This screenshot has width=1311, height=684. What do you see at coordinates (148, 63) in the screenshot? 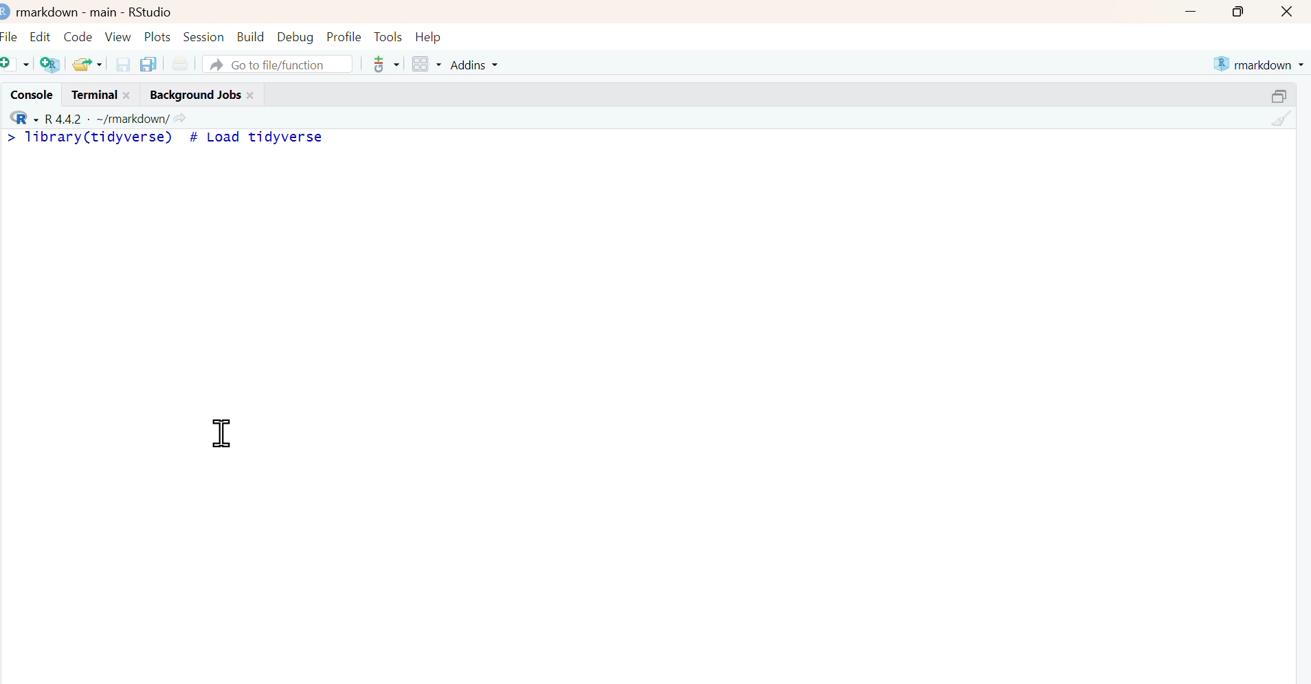
I see `save all` at bounding box center [148, 63].